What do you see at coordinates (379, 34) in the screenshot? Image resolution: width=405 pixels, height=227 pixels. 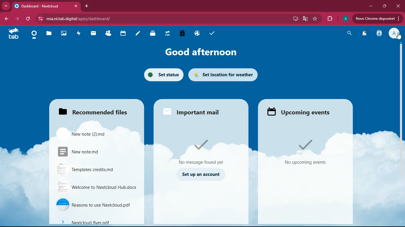 I see `activity` at bounding box center [379, 34].